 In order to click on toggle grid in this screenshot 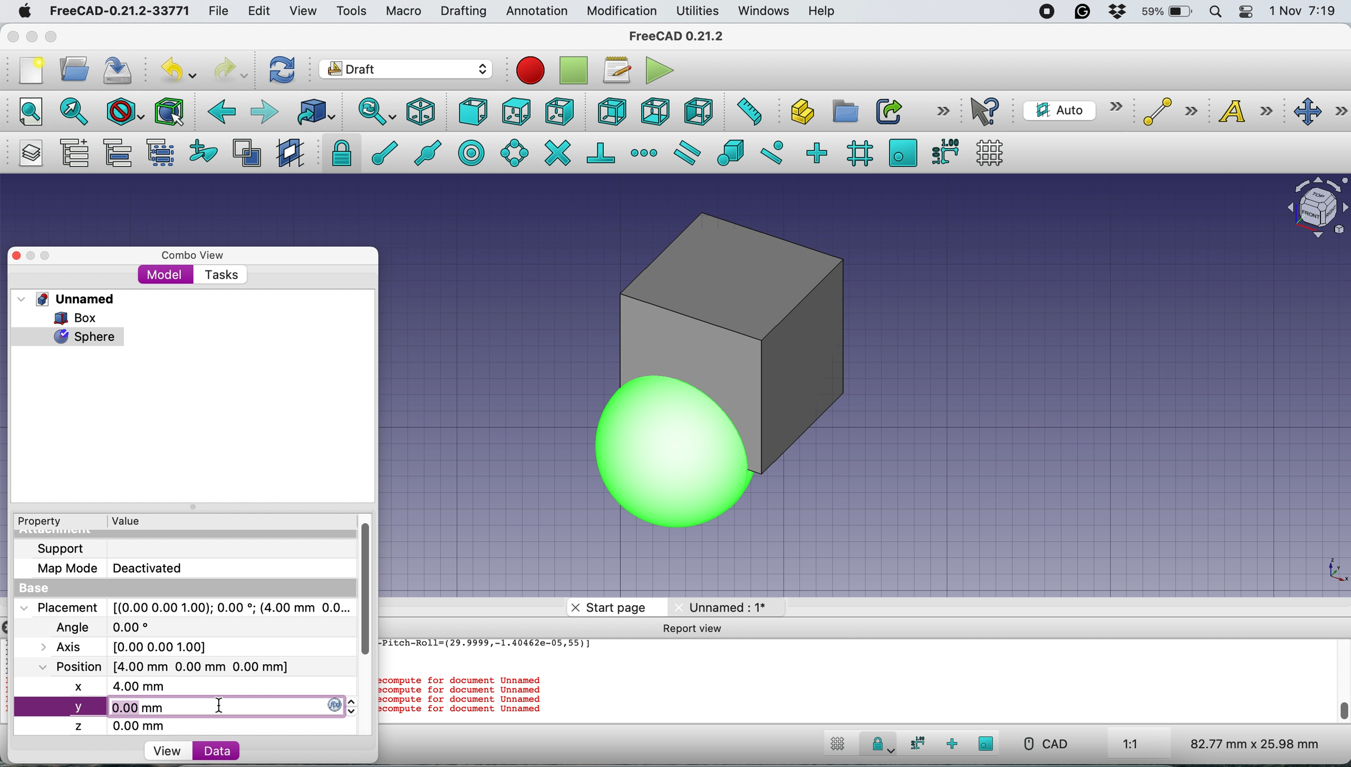, I will do `click(835, 745)`.